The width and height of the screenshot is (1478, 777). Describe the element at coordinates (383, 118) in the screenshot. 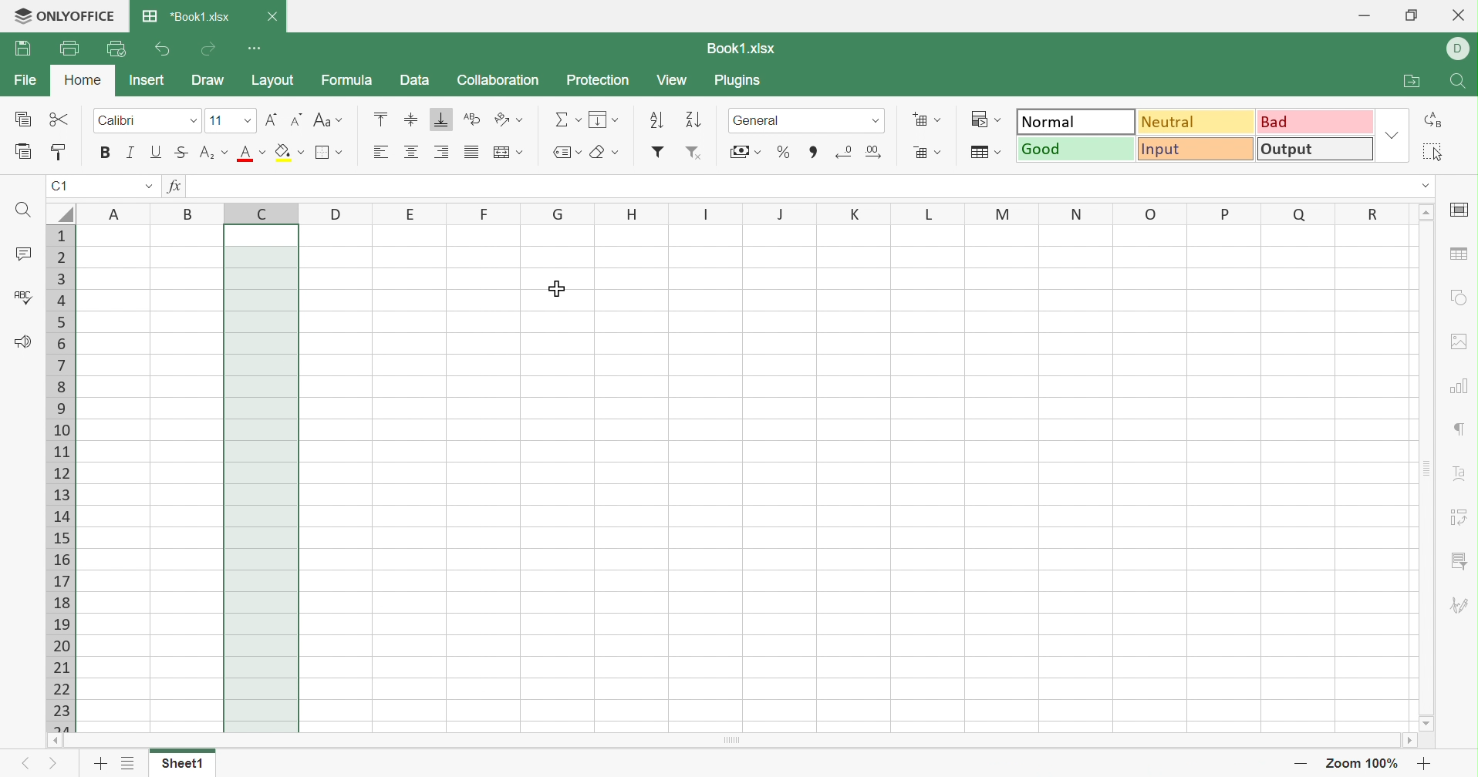

I see `Align Top` at that location.